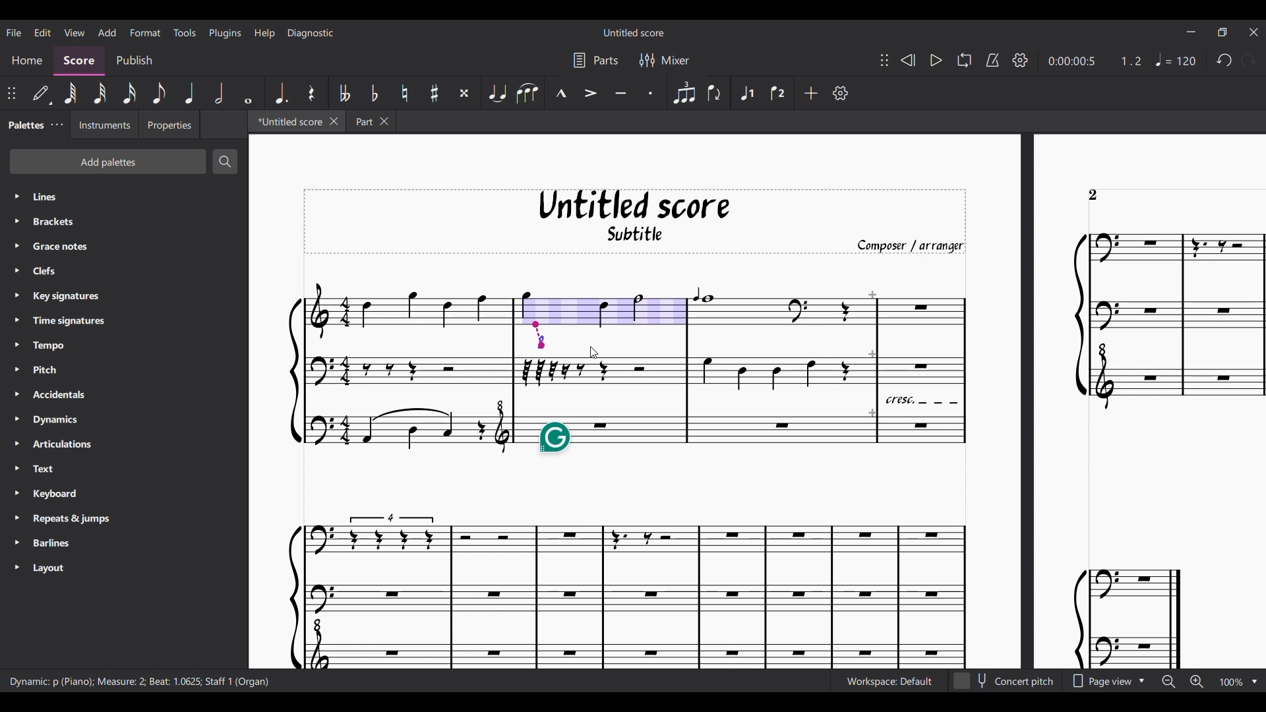 This screenshot has height=712, width=1266. I want to click on Close/Undock Palette tab, so click(57, 125).